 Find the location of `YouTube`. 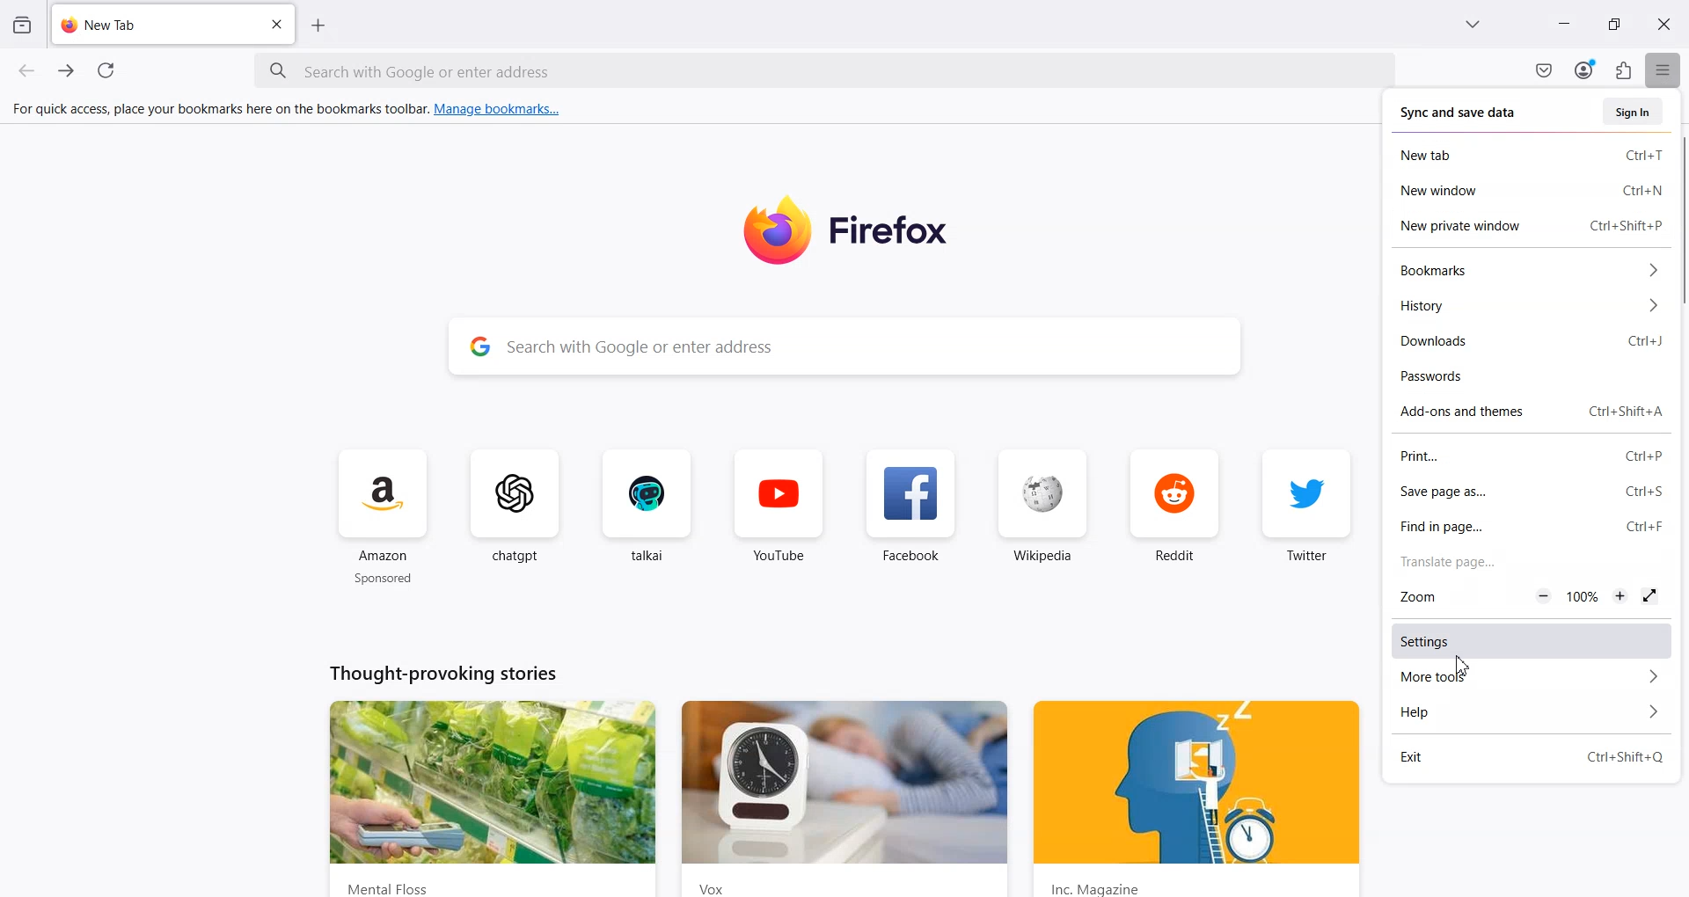

YouTube is located at coordinates (779, 518).